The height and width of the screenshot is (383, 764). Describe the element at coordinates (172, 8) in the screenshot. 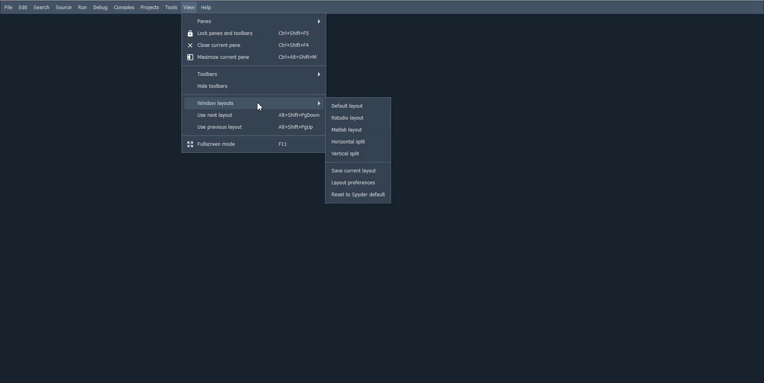

I see `Tools` at that location.